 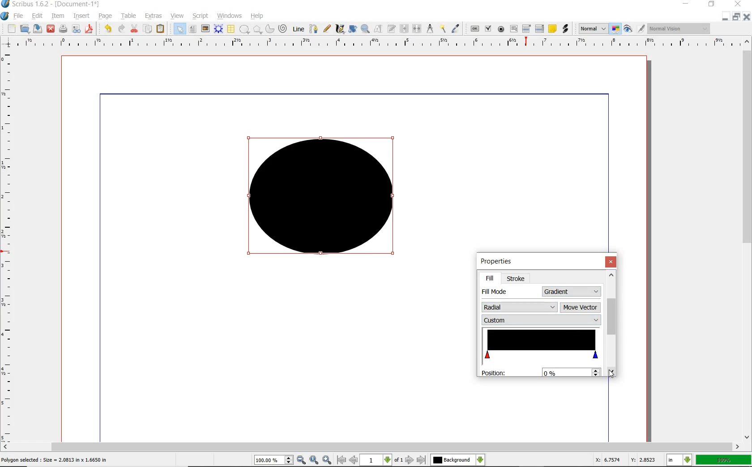 I want to click on LINE, so click(x=299, y=29).